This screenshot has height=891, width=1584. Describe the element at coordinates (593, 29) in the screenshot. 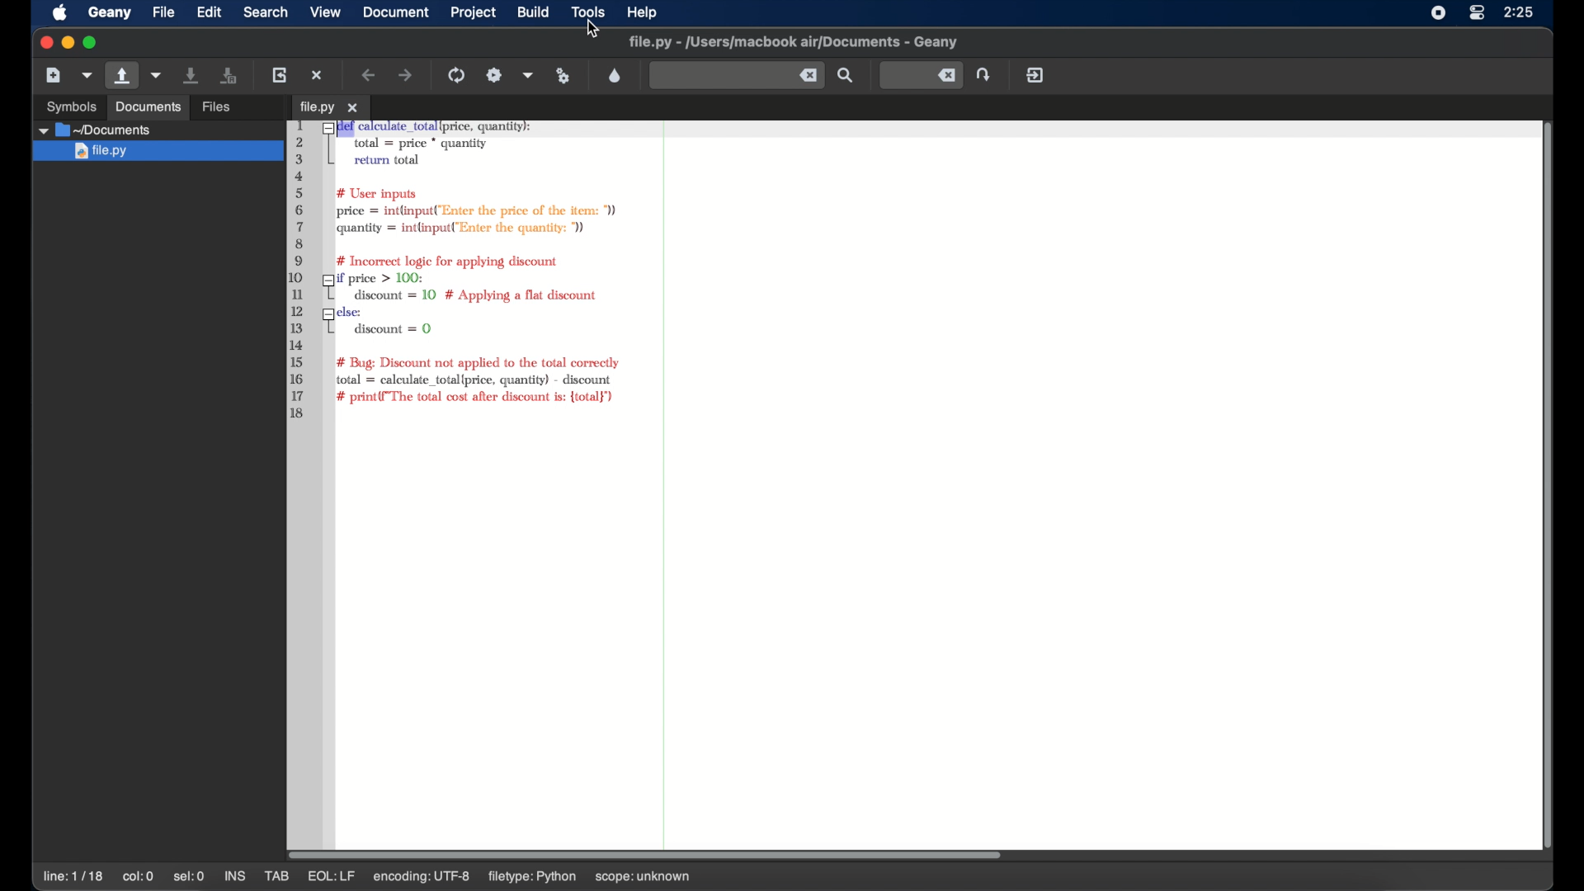

I see `cursor` at that location.